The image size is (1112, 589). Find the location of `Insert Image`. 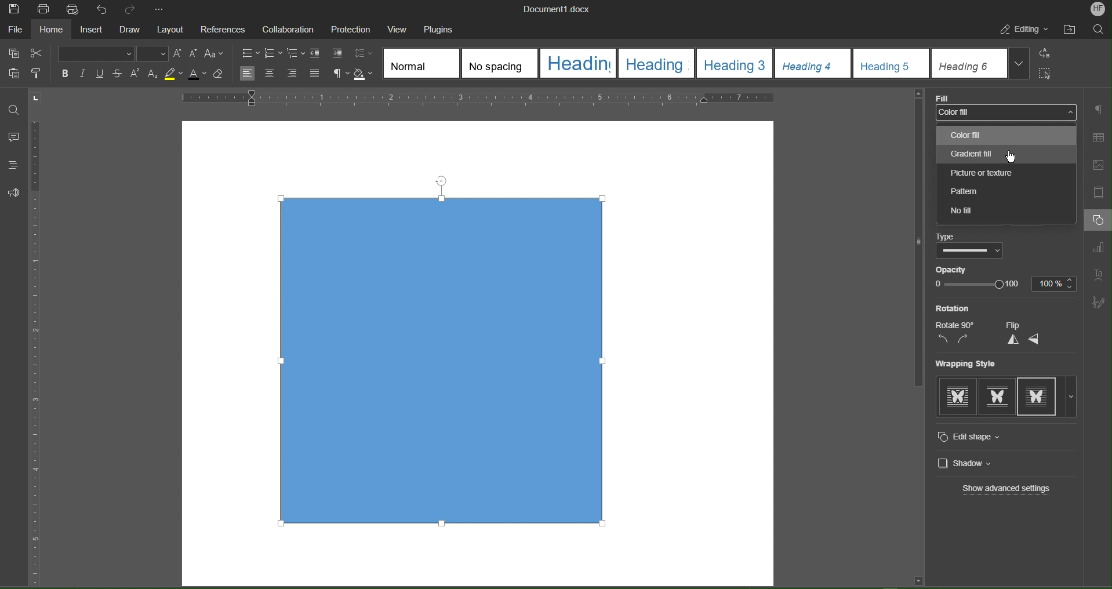

Insert Image is located at coordinates (1102, 166).